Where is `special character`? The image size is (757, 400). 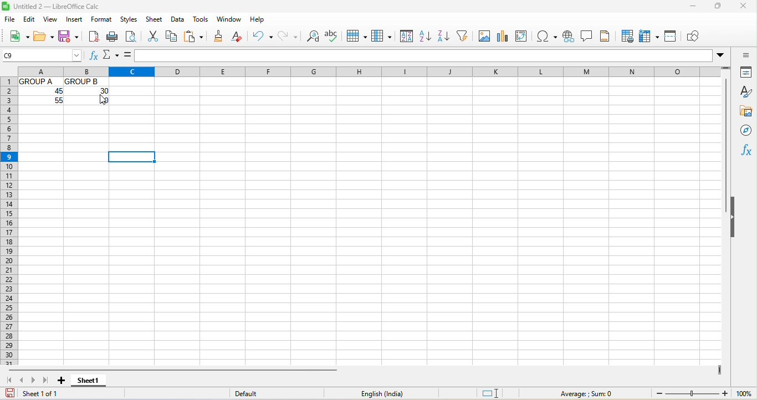 special character is located at coordinates (546, 36).